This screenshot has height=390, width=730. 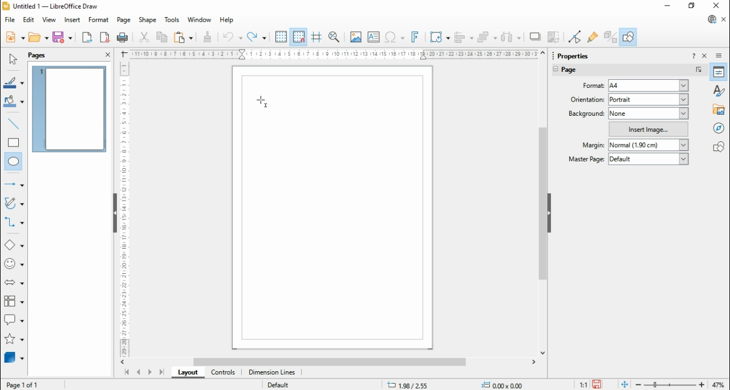 What do you see at coordinates (14, 246) in the screenshot?
I see `basic shapes` at bounding box center [14, 246].